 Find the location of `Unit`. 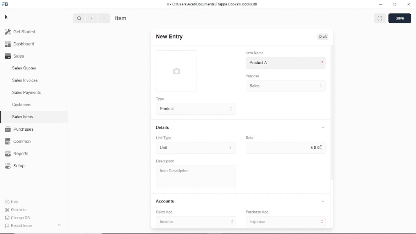

Unit is located at coordinates (194, 148).